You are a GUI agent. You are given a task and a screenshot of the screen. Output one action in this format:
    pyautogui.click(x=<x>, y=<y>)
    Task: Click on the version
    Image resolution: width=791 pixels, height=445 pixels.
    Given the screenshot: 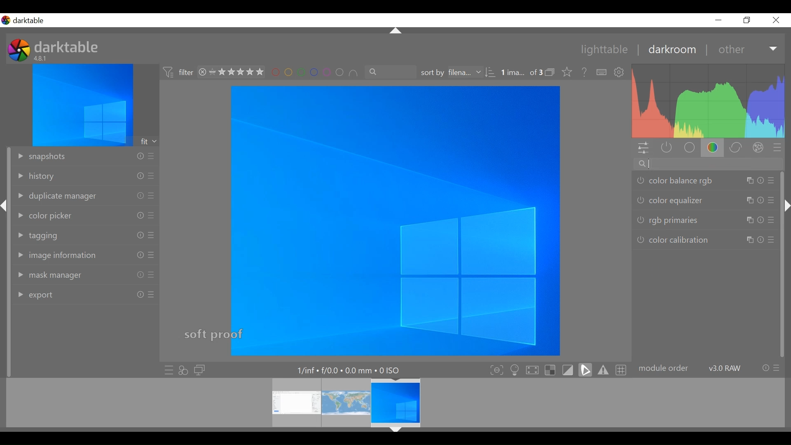 What is the action you would take?
    pyautogui.click(x=42, y=58)
    